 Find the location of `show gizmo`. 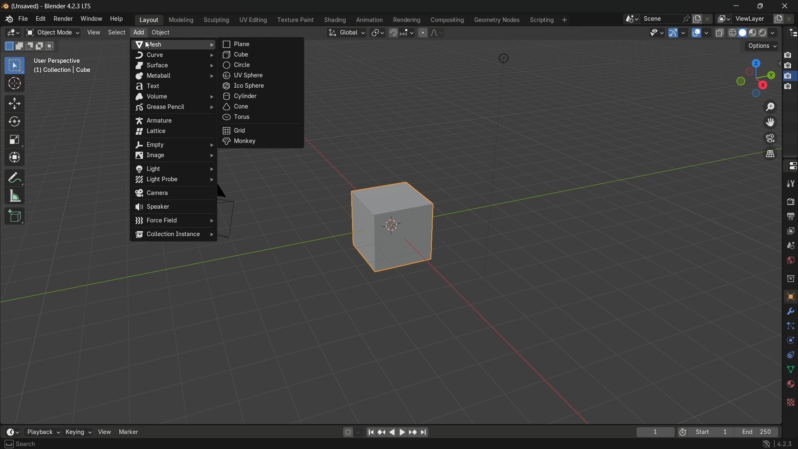

show gizmo is located at coordinates (673, 33).